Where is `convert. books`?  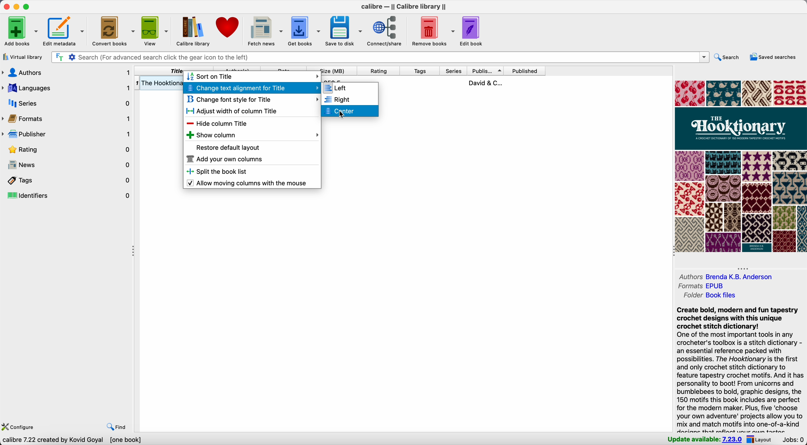 convert. books is located at coordinates (114, 31).